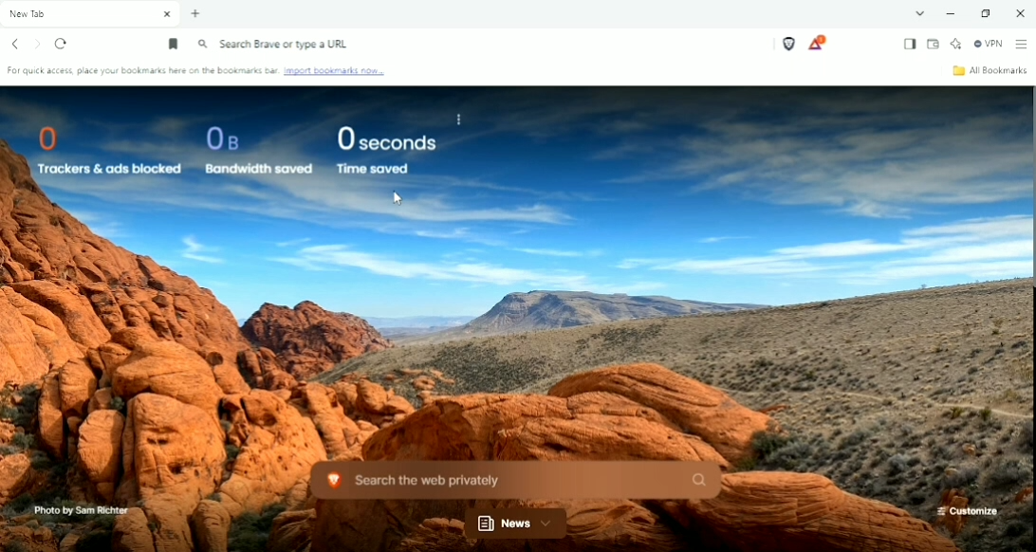 The height and width of the screenshot is (552, 1036). What do you see at coordinates (1021, 45) in the screenshot?
I see `Customize and Control Brave` at bounding box center [1021, 45].